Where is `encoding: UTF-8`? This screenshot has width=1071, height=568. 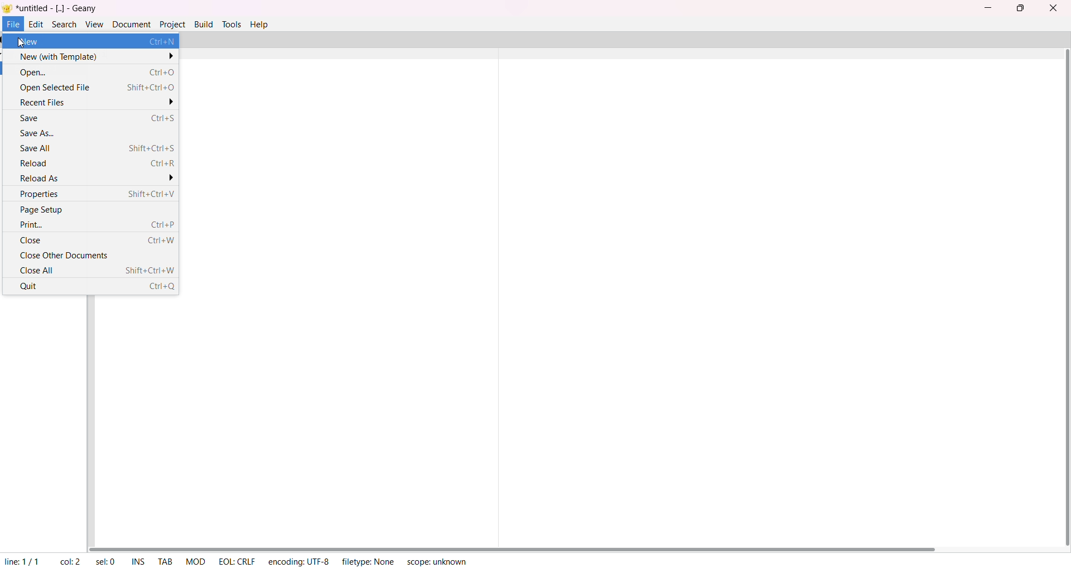 encoding: UTF-8 is located at coordinates (298, 561).